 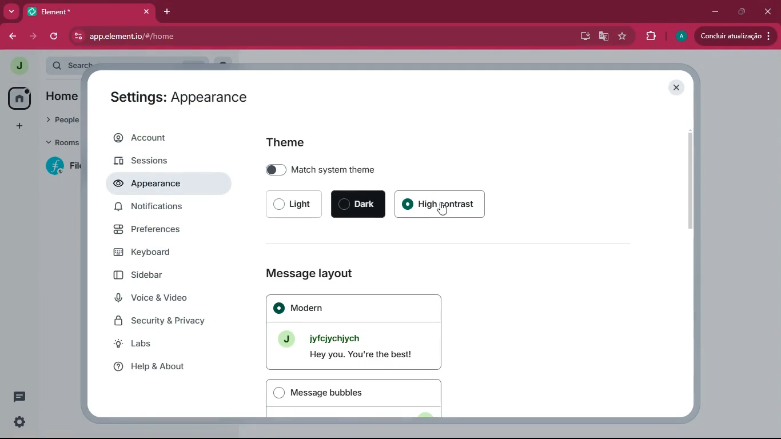 I want to click on add tab, so click(x=165, y=11).